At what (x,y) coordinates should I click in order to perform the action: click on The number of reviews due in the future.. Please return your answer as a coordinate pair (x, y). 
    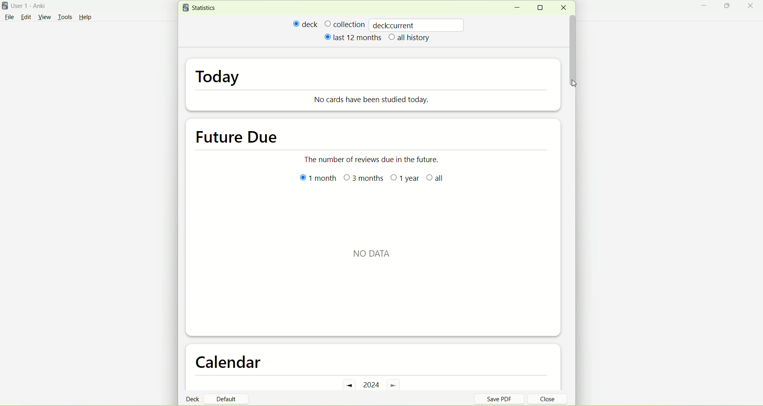
    Looking at the image, I should click on (376, 157).